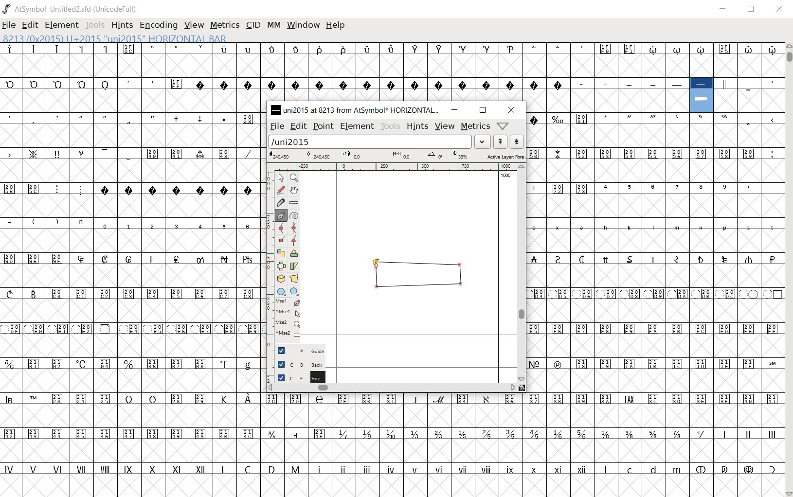  What do you see at coordinates (413, 276) in the screenshot?
I see `horizontal bar glyph added` at bounding box center [413, 276].